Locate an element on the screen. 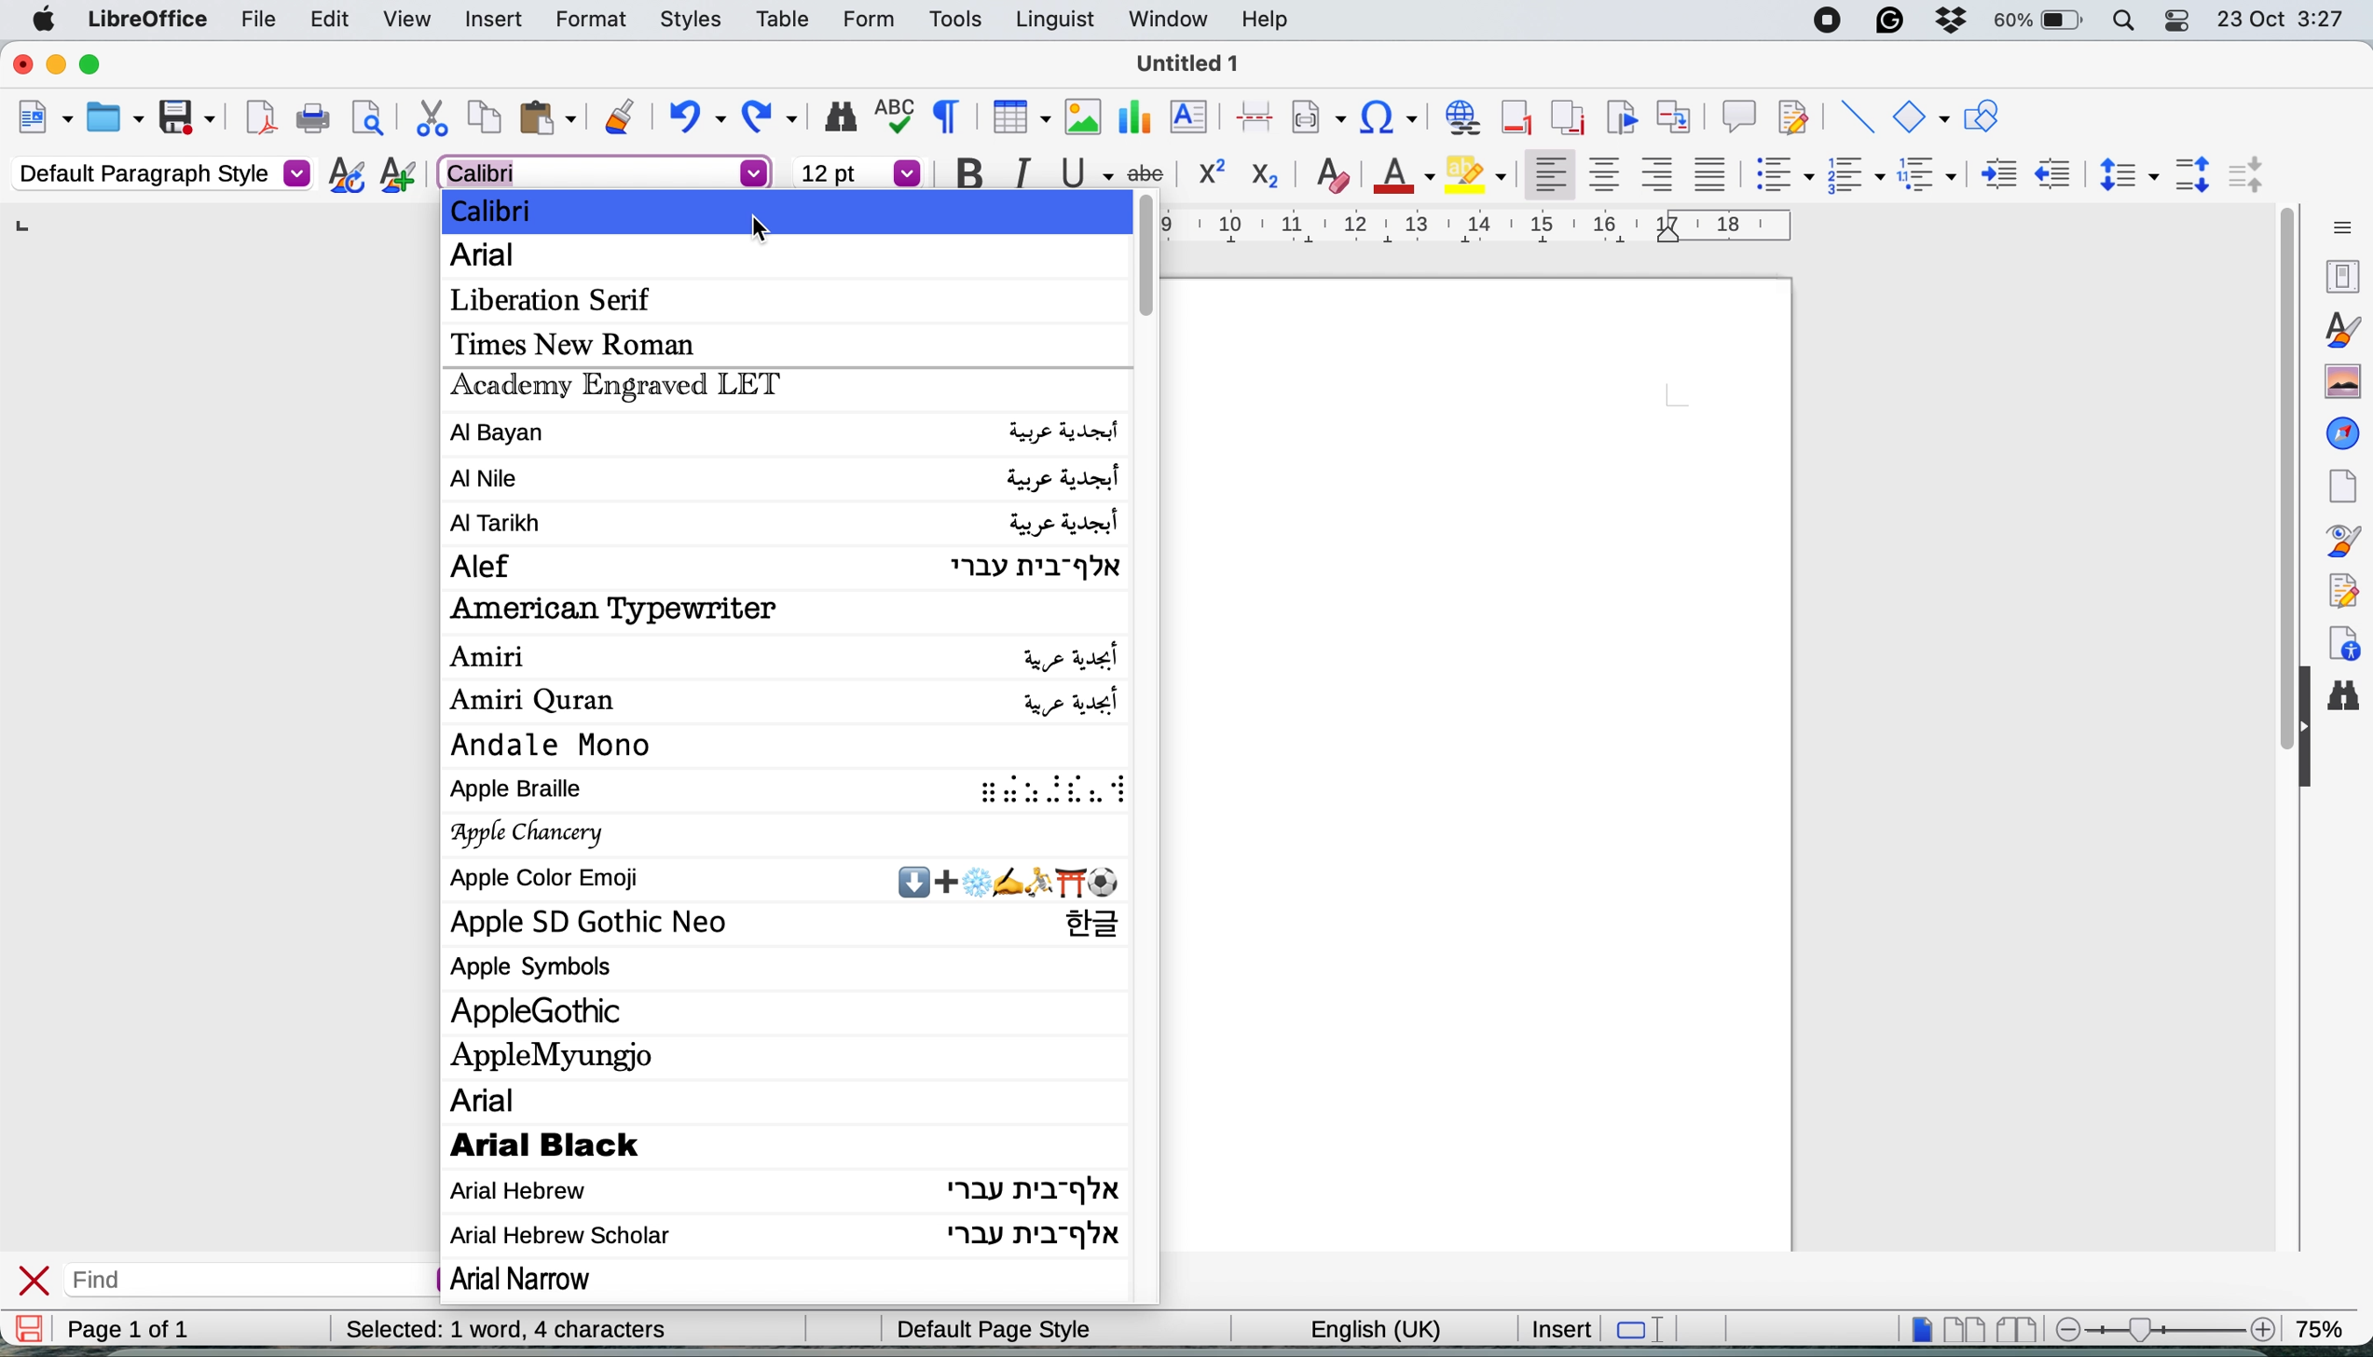 Image resolution: width=2373 pixels, height=1357 pixels. apple color emoji is located at coordinates (784, 881).